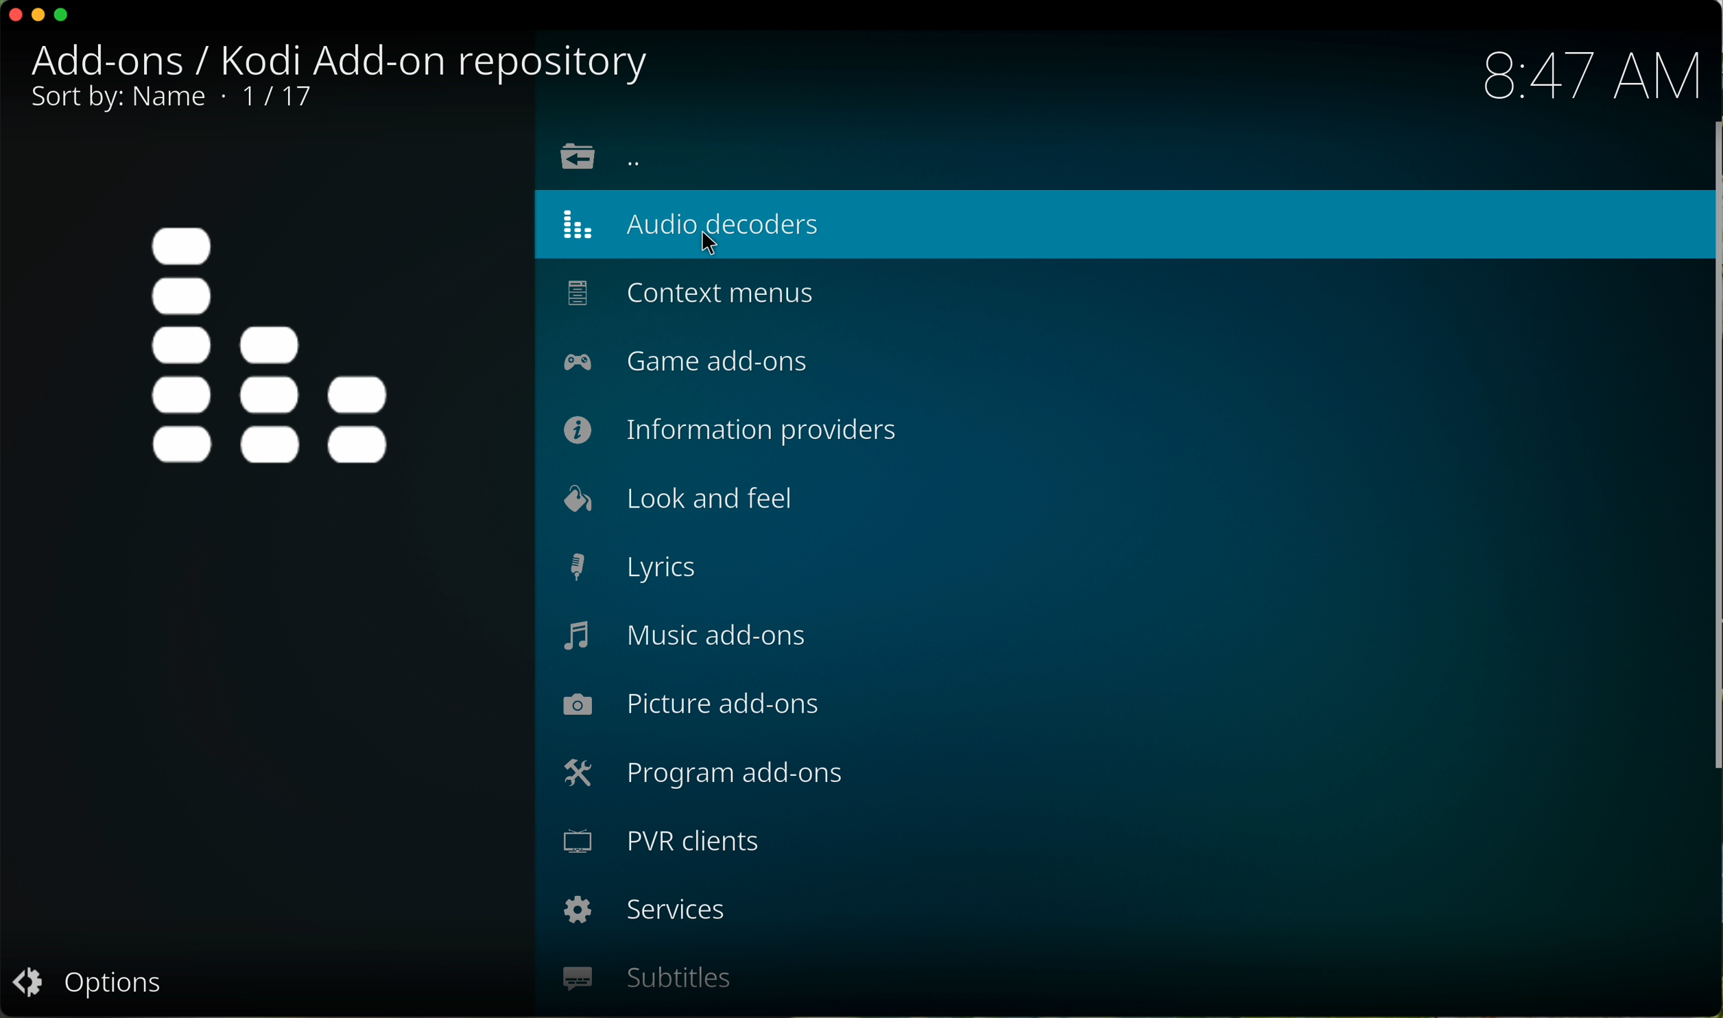  What do you see at coordinates (680, 499) in the screenshot?
I see `look and feel` at bounding box center [680, 499].